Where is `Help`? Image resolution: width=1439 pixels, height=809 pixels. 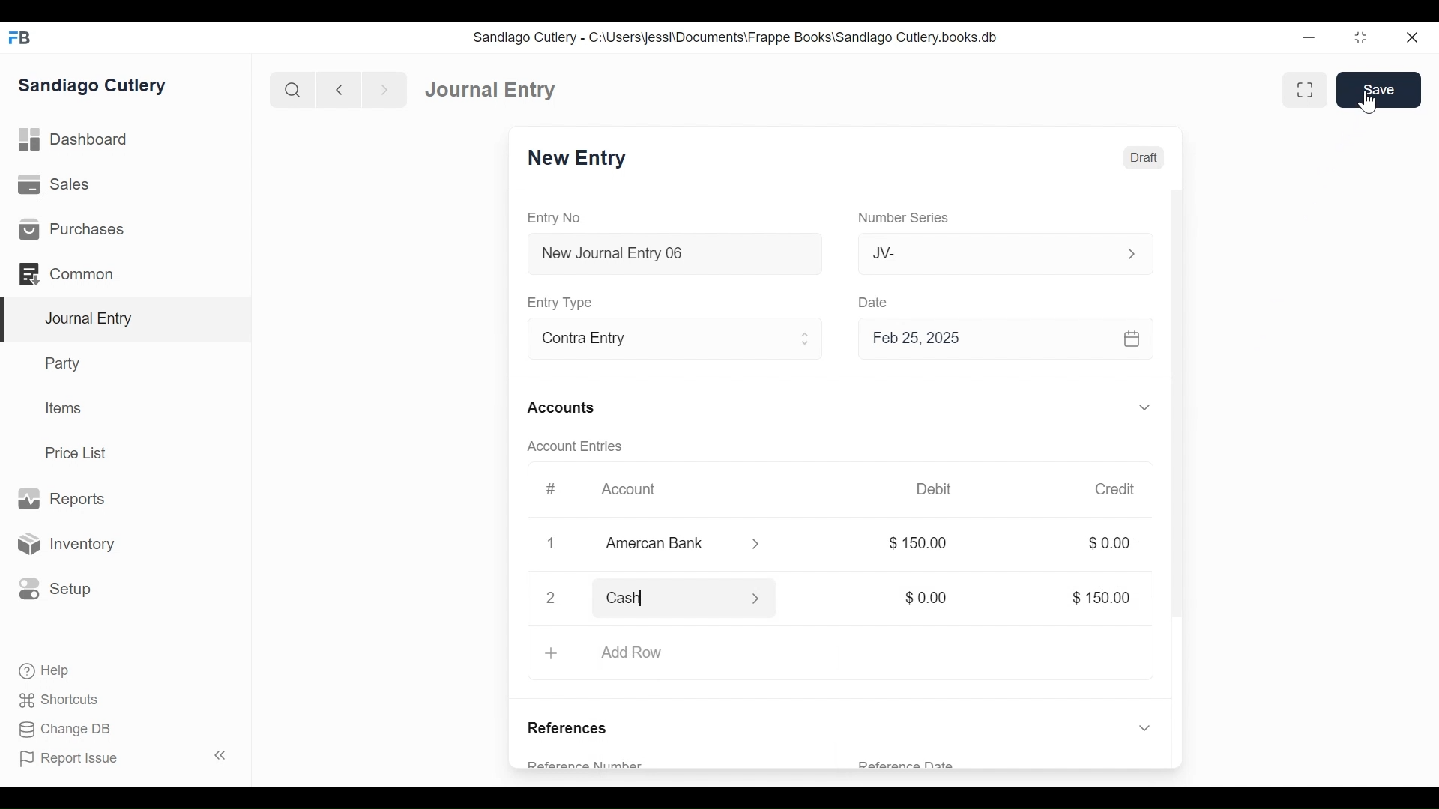
Help is located at coordinates (43, 670).